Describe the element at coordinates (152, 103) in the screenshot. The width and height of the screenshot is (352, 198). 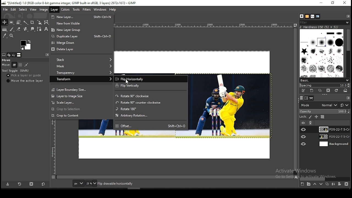
I see `rotate 90 counter clockwise` at that location.